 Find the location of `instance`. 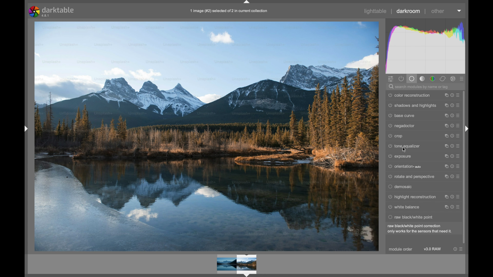

instance is located at coordinates (446, 115).